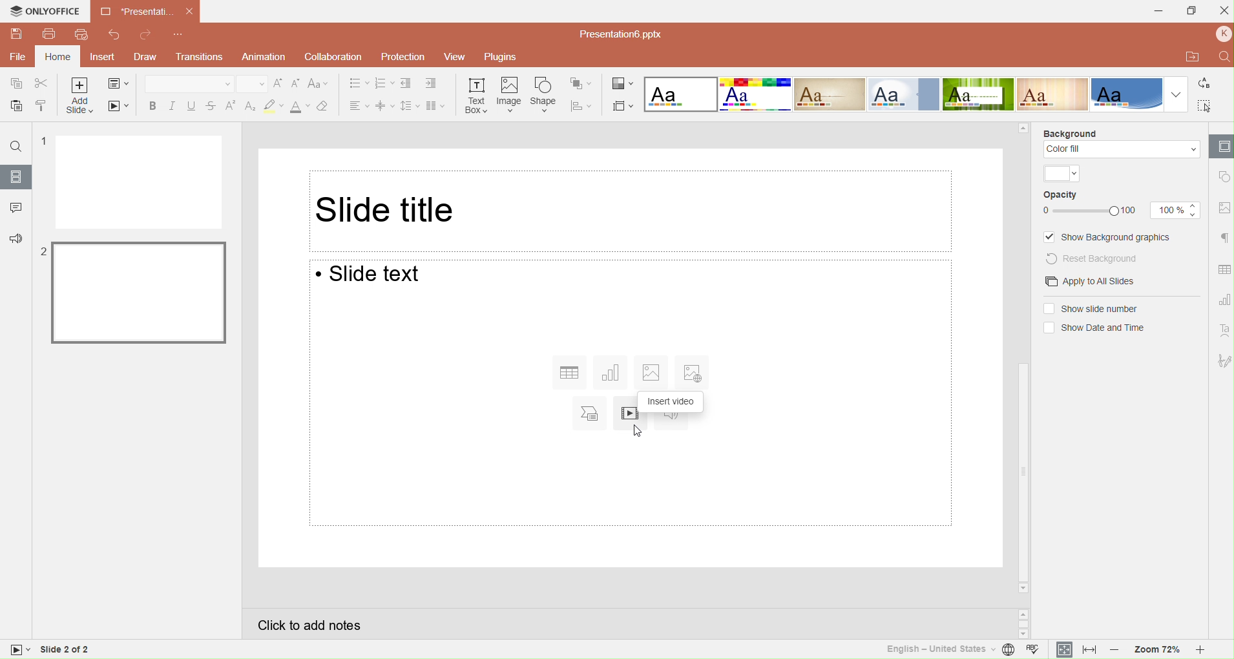 The image size is (1234, 659). I want to click on Customize quick access toolbar, so click(181, 34).